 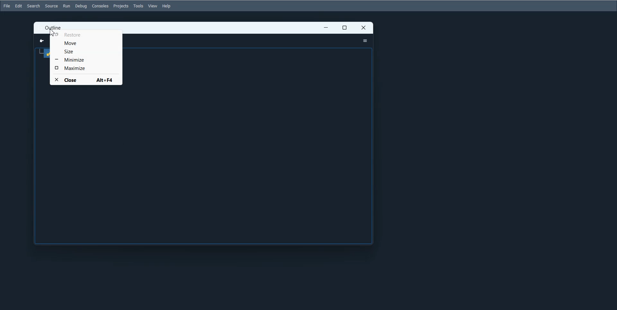 I want to click on Close, so click(x=364, y=28).